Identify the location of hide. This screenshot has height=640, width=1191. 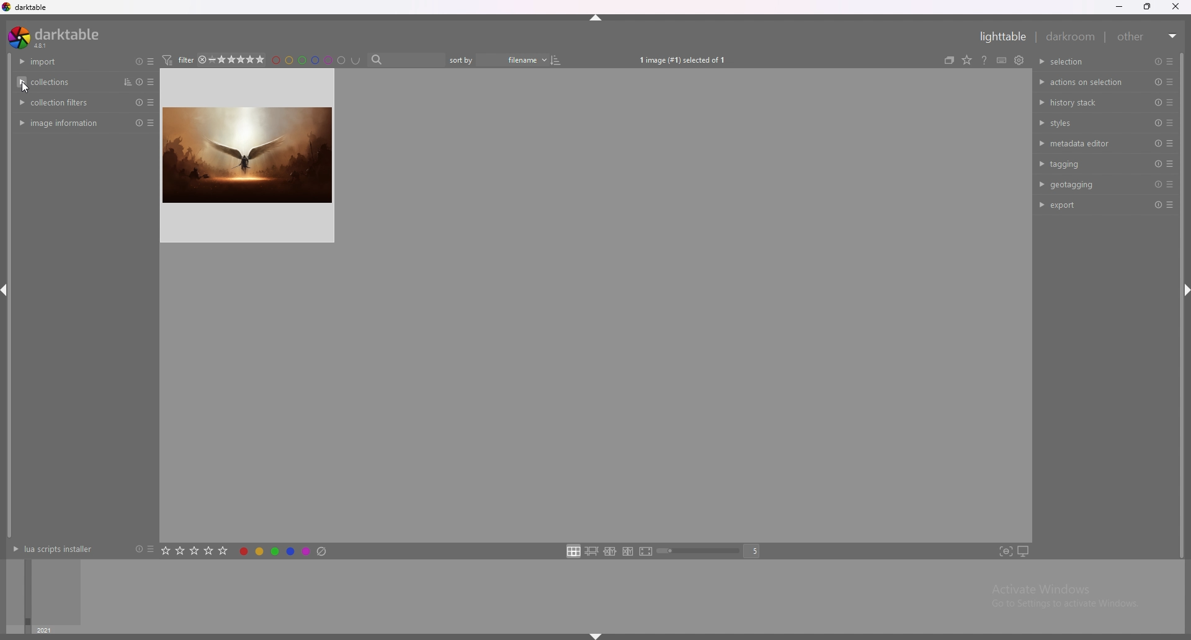
(593, 636).